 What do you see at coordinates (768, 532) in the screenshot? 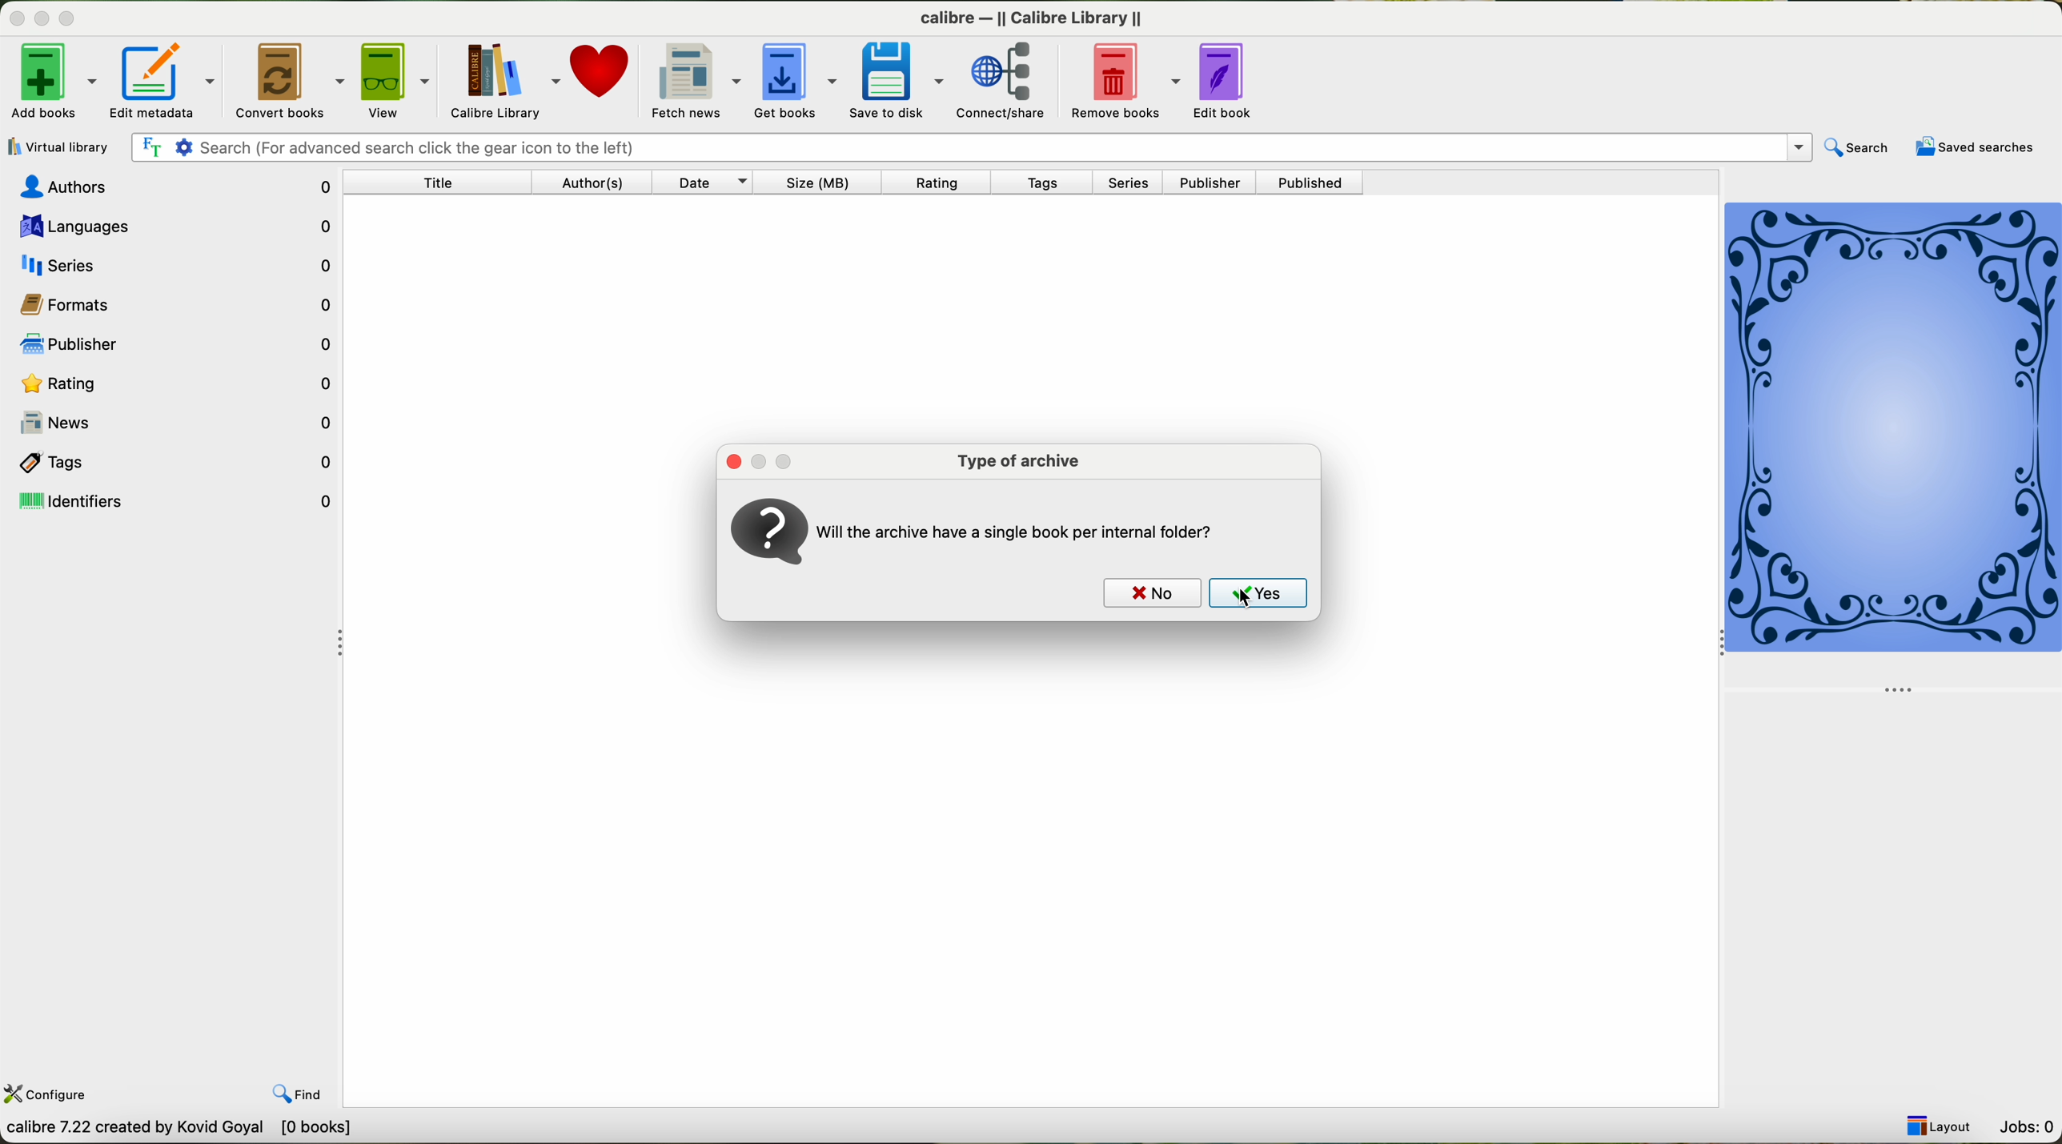
I see `icon` at bounding box center [768, 532].